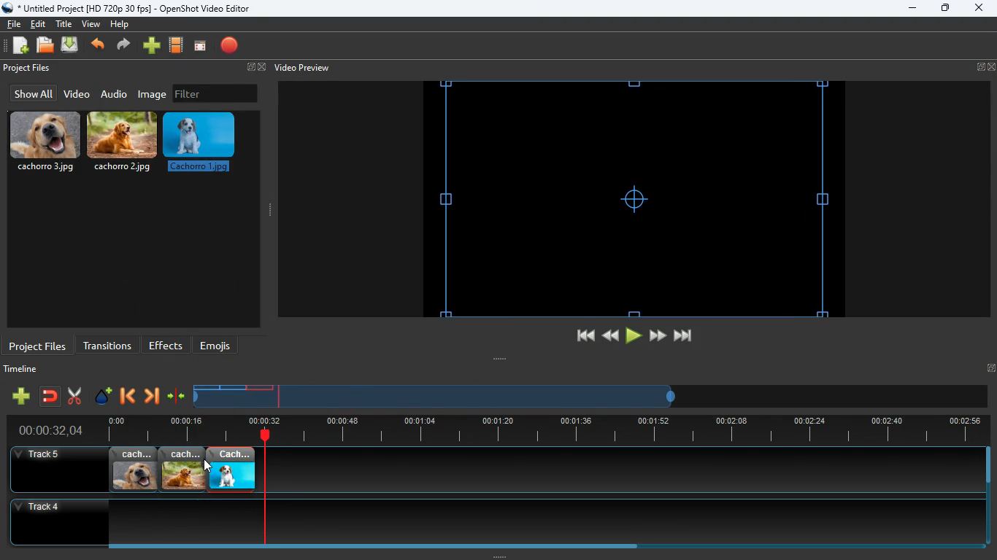 This screenshot has width=997, height=560. Describe the element at coordinates (129, 8) in the screenshot. I see `* Untitled Project [HD 720p 30 fps] - OpenShot Video Editor` at that location.